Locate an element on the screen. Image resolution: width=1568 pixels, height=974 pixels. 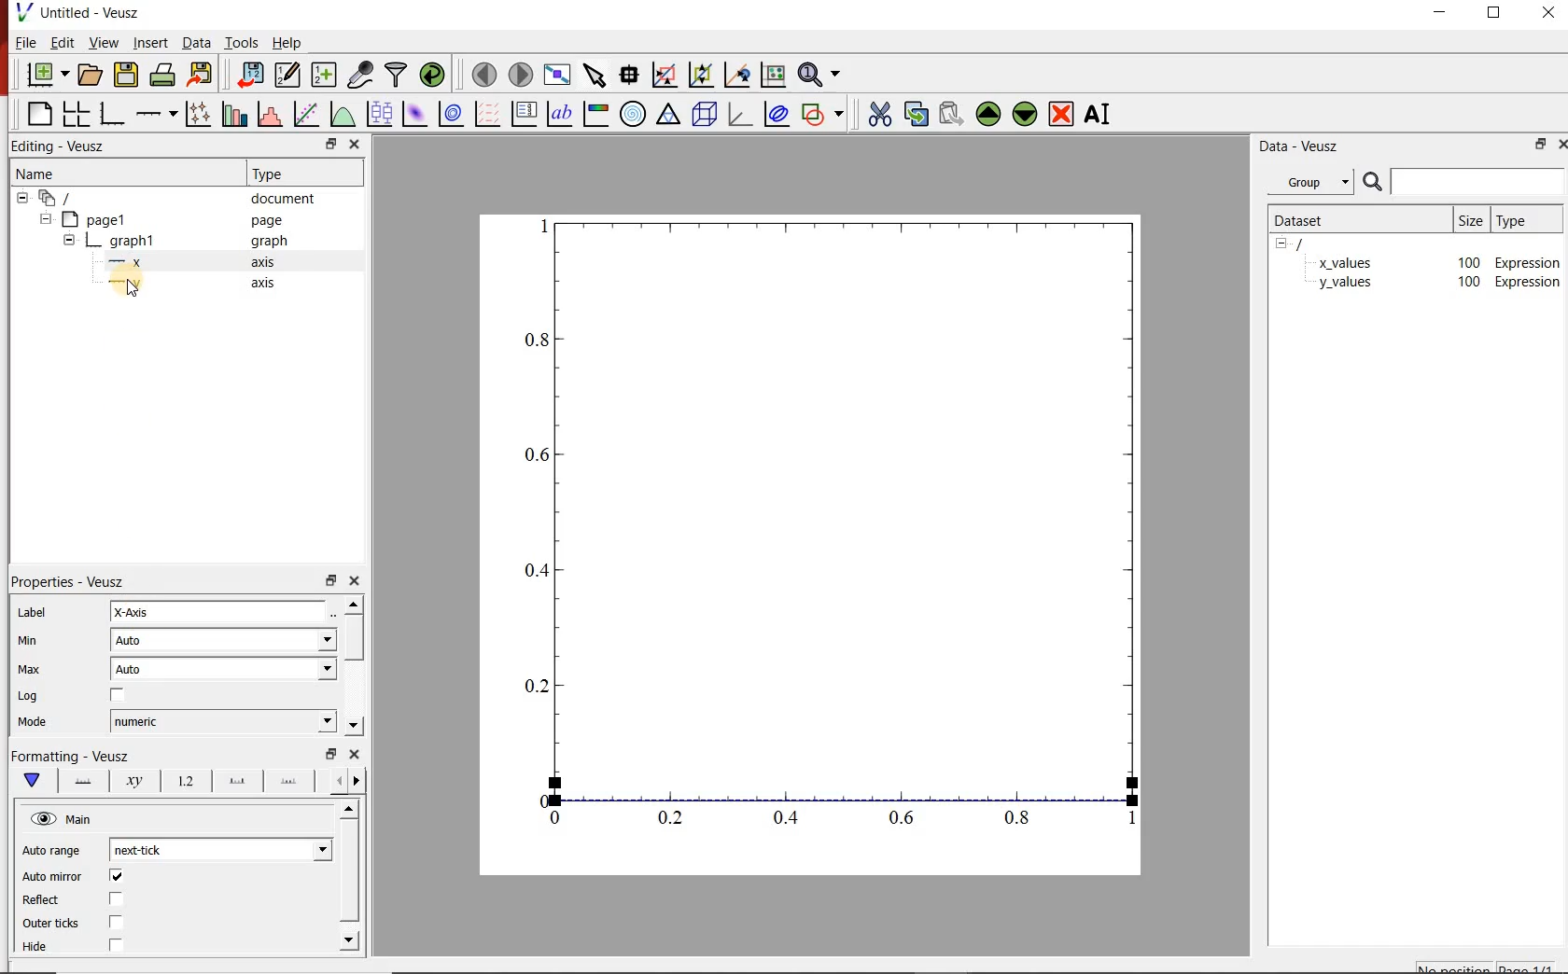
vertical scrollbar is located at coordinates (353, 638).